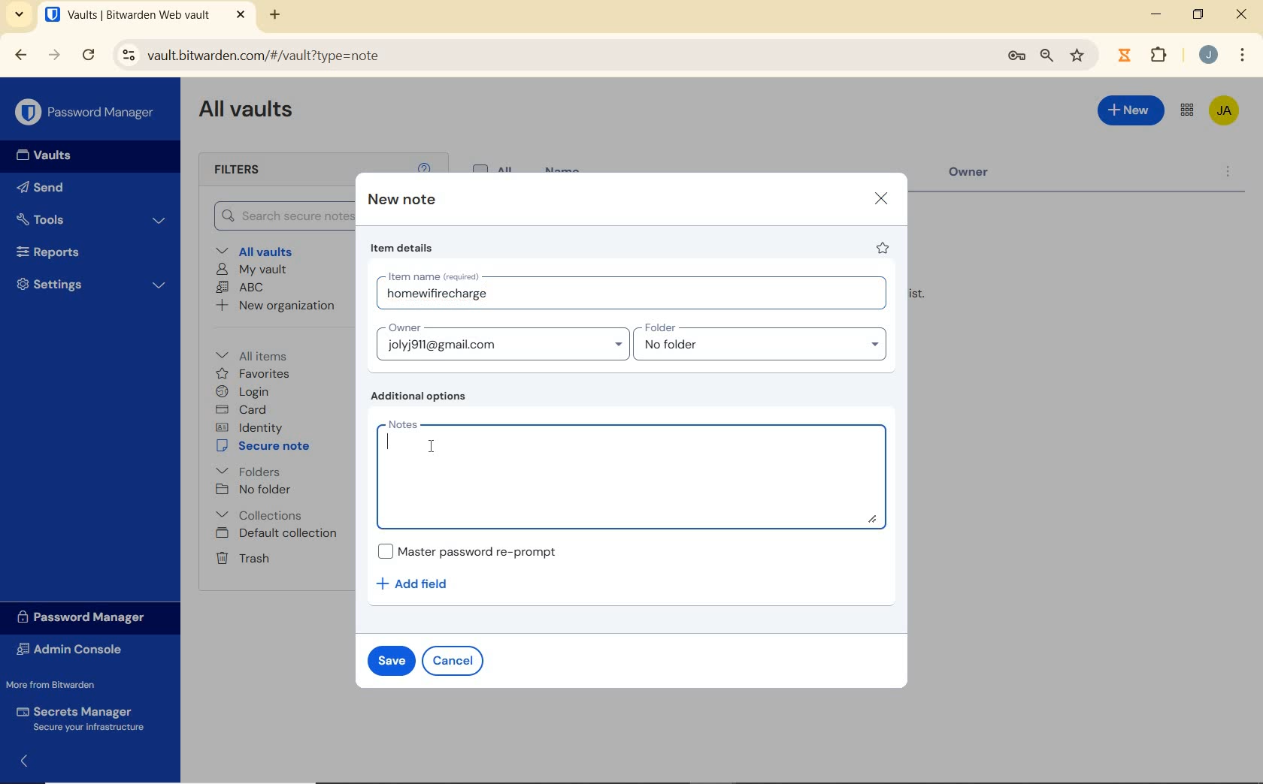  I want to click on New, so click(1131, 113).